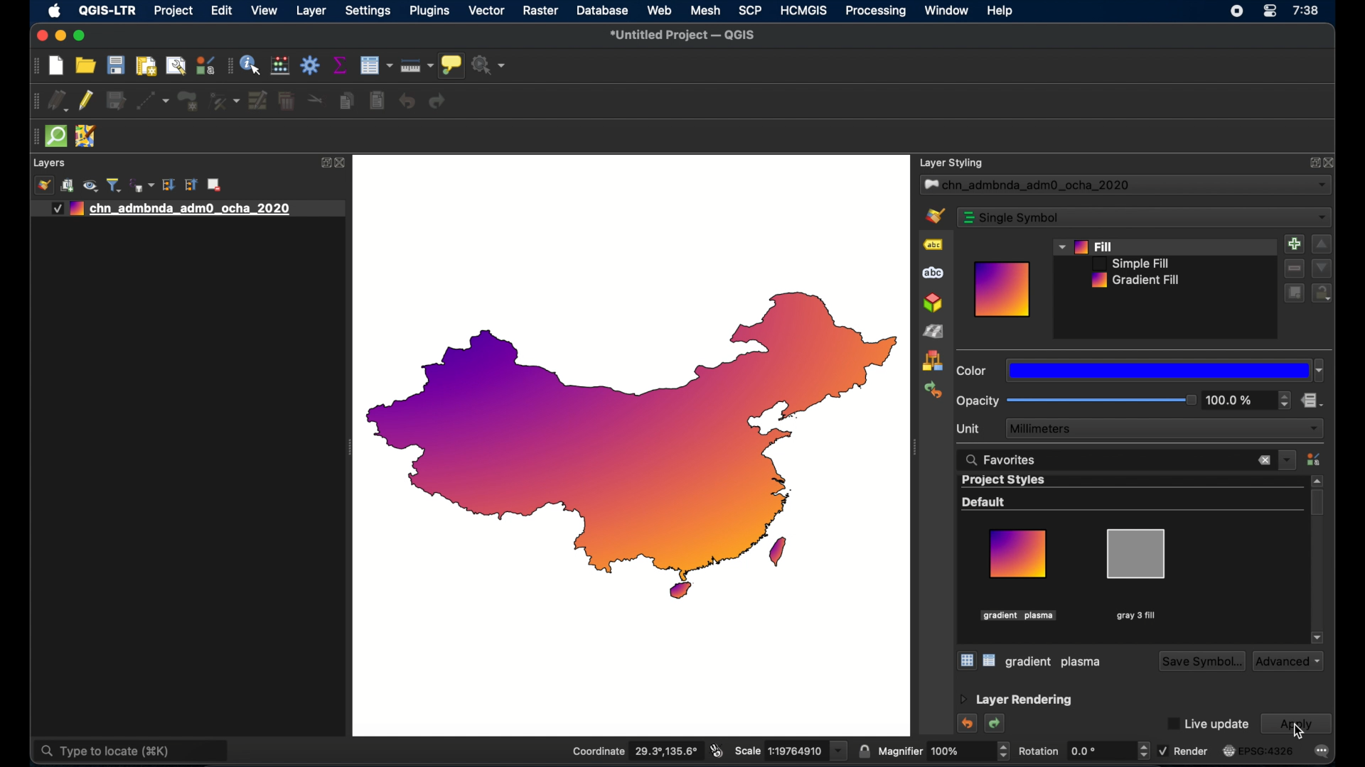 Image resolution: width=1365 pixels, height=767 pixels. I want to click on scroll box, so click(1317, 503).